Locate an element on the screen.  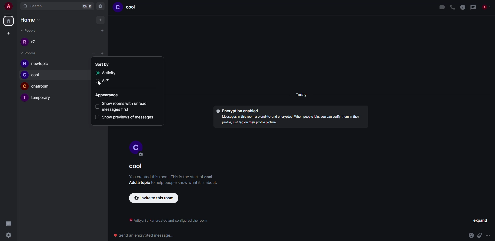
click on list options is located at coordinates (94, 53).